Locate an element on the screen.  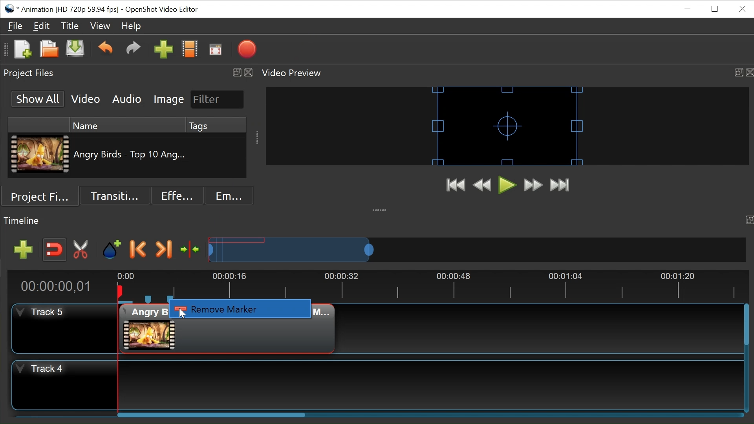
Preview Window is located at coordinates (508, 126).